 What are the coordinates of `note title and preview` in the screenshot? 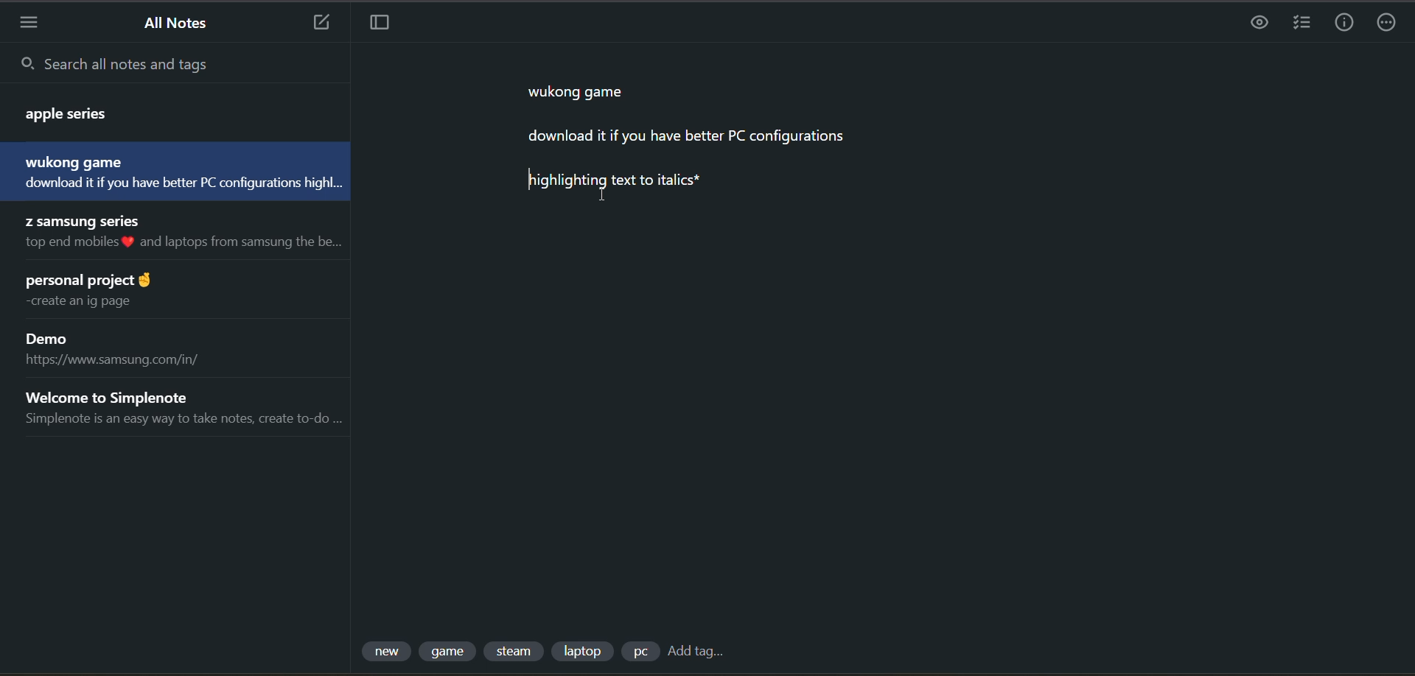 It's located at (189, 235).